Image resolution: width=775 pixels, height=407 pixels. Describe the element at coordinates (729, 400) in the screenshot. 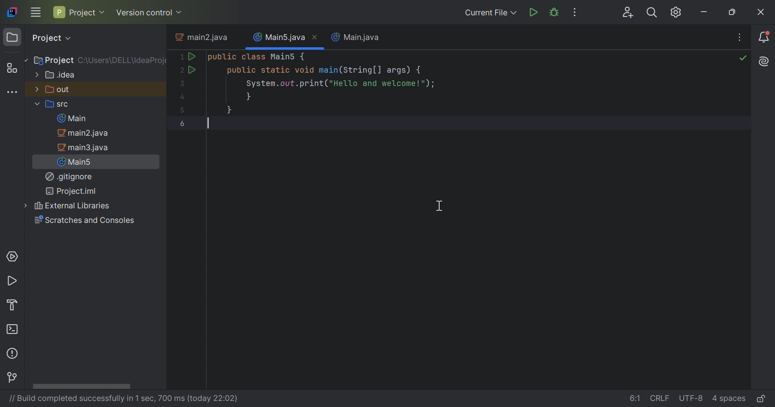

I see `indent: 4 spaces` at that location.